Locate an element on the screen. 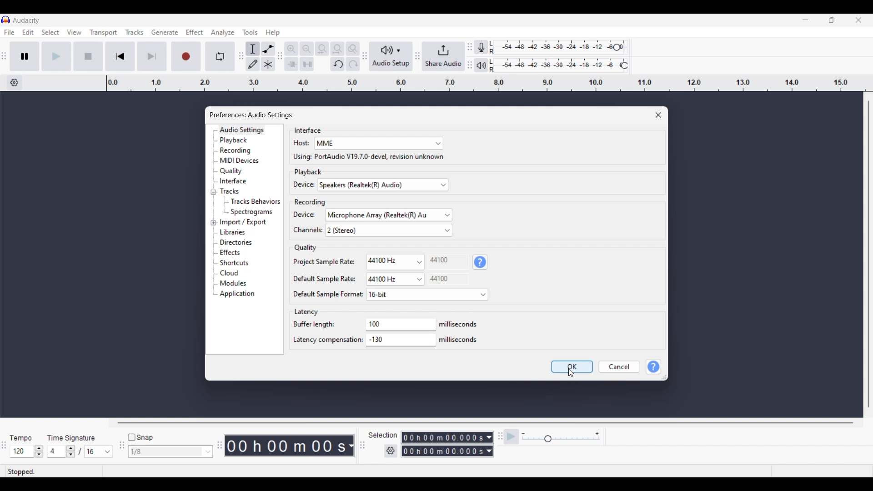 The image size is (873, 491). Zoom out is located at coordinates (306, 49).